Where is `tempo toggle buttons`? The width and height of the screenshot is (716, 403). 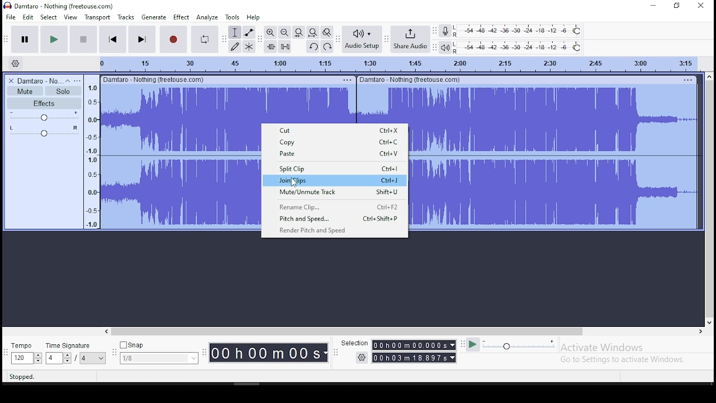 tempo toggle buttons is located at coordinates (27, 358).